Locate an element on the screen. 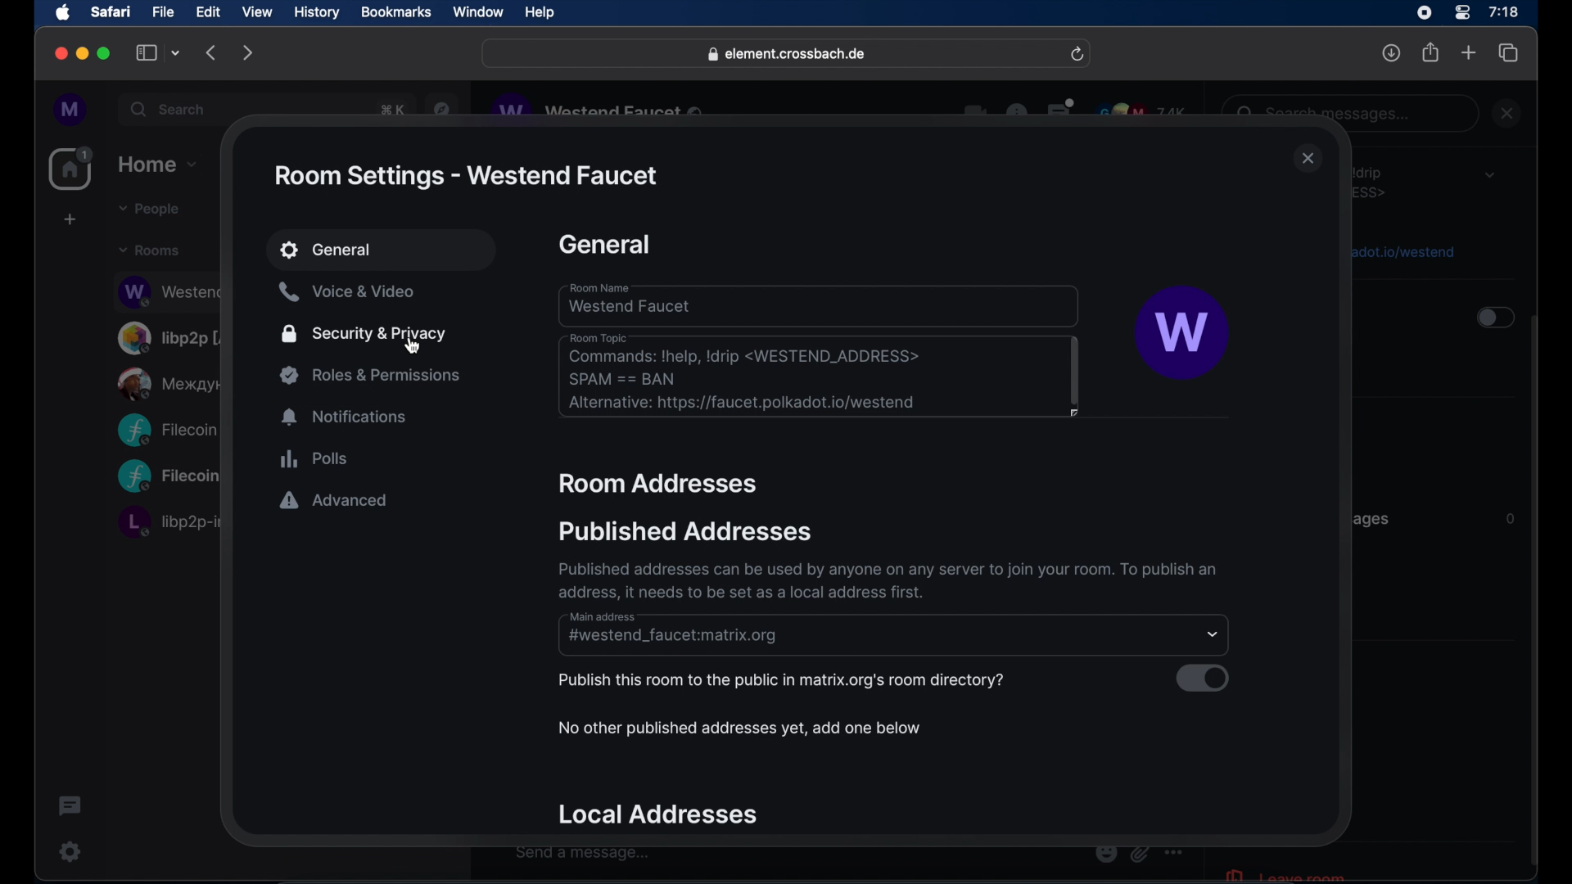 This screenshot has width=1572, height=884. time is located at coordinates (1503, 11).